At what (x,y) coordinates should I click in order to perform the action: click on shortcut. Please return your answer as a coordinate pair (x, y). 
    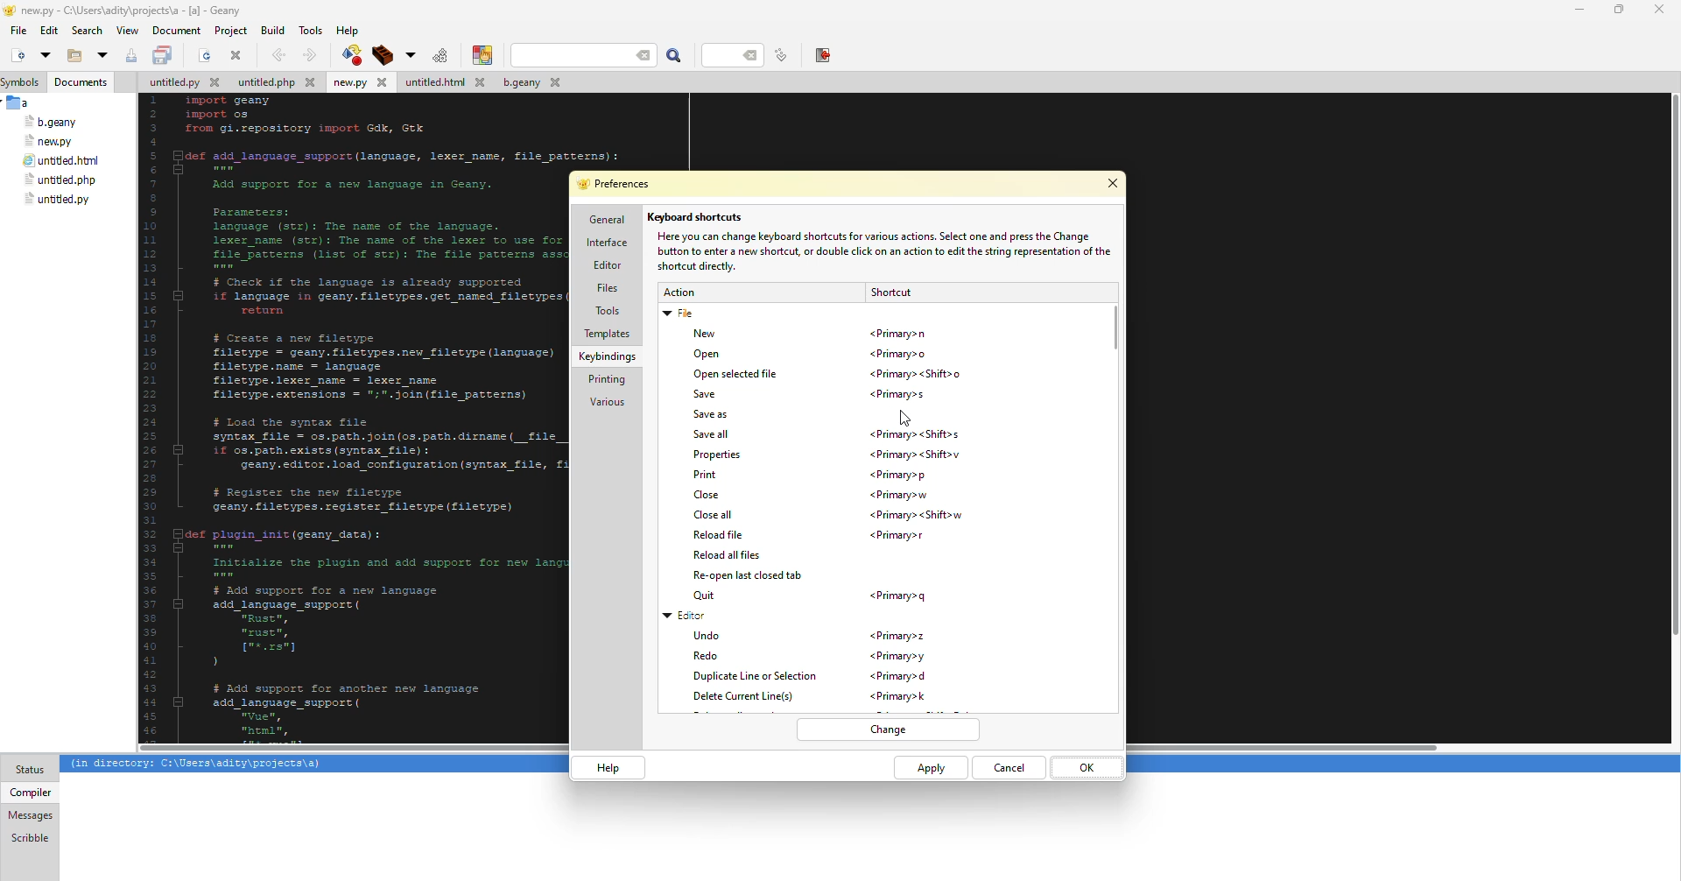
    Looking at the image, I should click on (917, 515).